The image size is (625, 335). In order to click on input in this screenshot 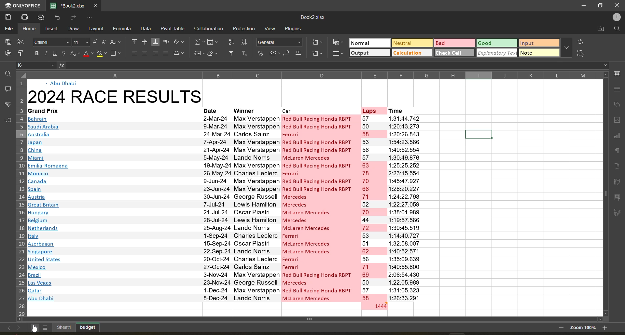, I will do `click(538, 43)`.